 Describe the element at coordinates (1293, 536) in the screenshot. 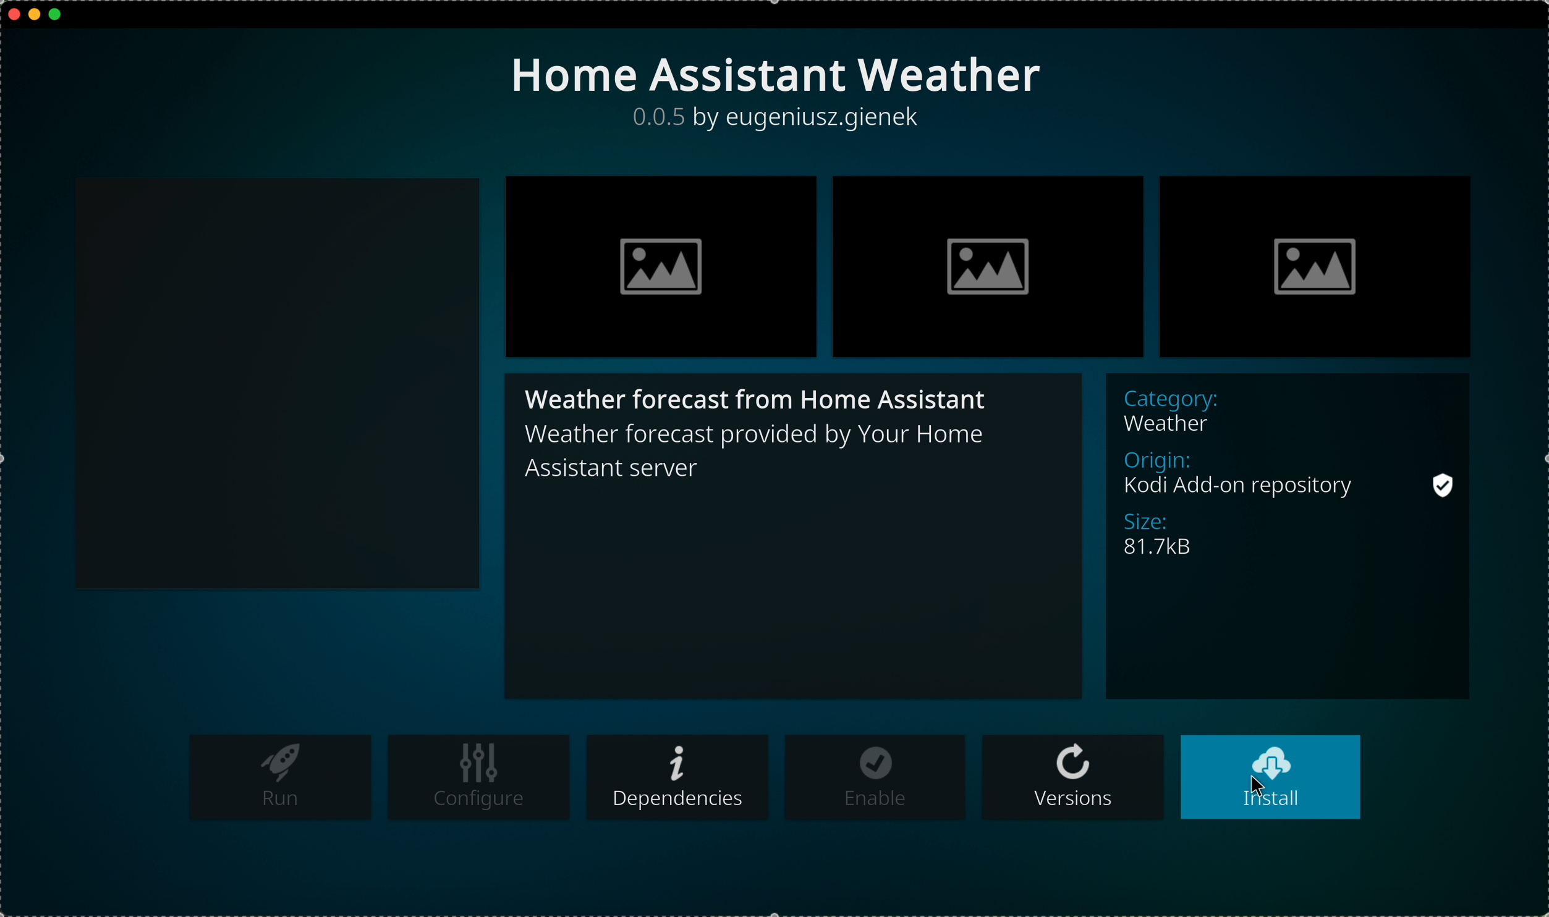

I see `description` at that location.